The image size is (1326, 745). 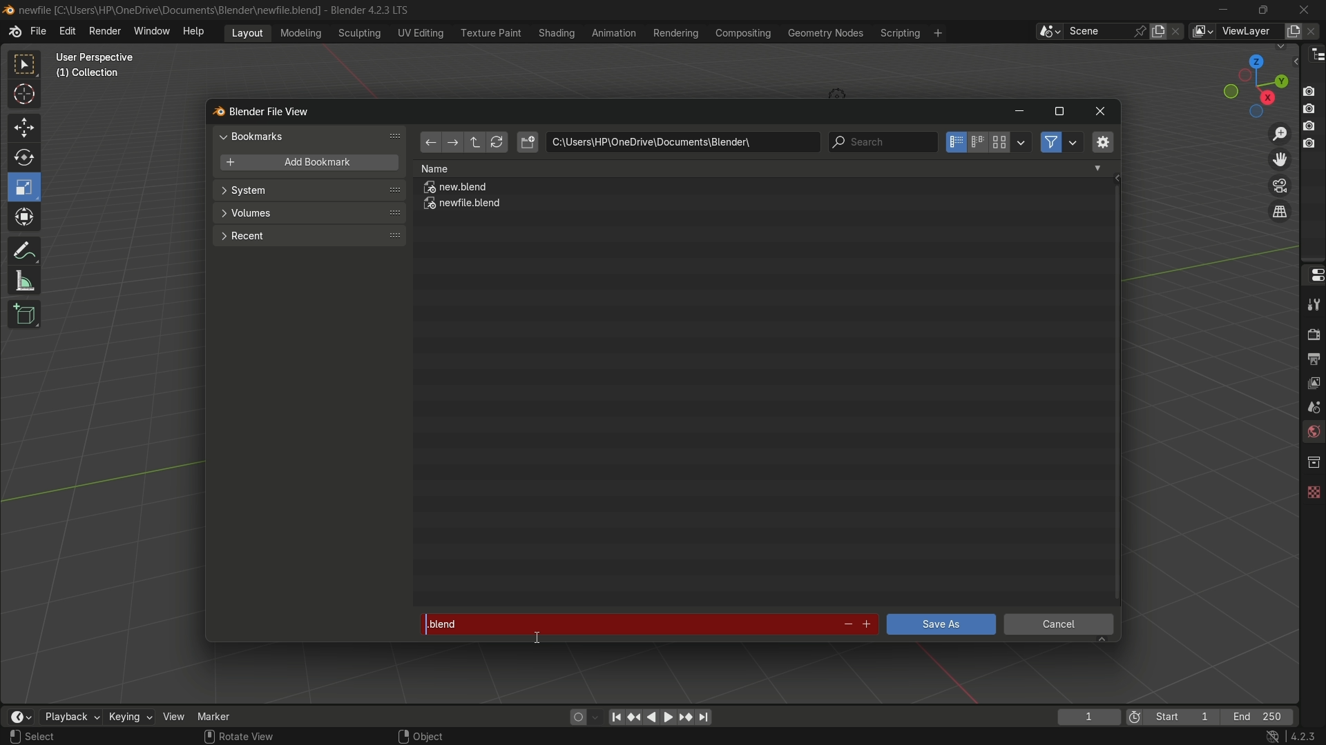 What do you see at coordinates (1291, 30) in the screenshot?
I see `add view layer` at bounding box center [1291, 30].